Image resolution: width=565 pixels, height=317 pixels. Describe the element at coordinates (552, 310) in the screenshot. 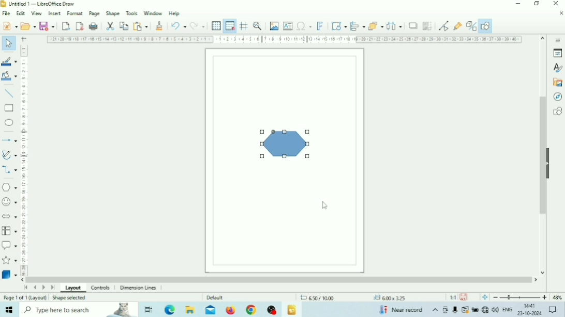

I see `Notifications` at that location.